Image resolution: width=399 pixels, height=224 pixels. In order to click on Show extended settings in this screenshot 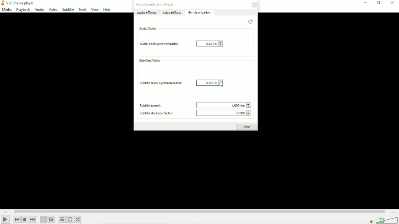, I will do `click(52, 220)`.